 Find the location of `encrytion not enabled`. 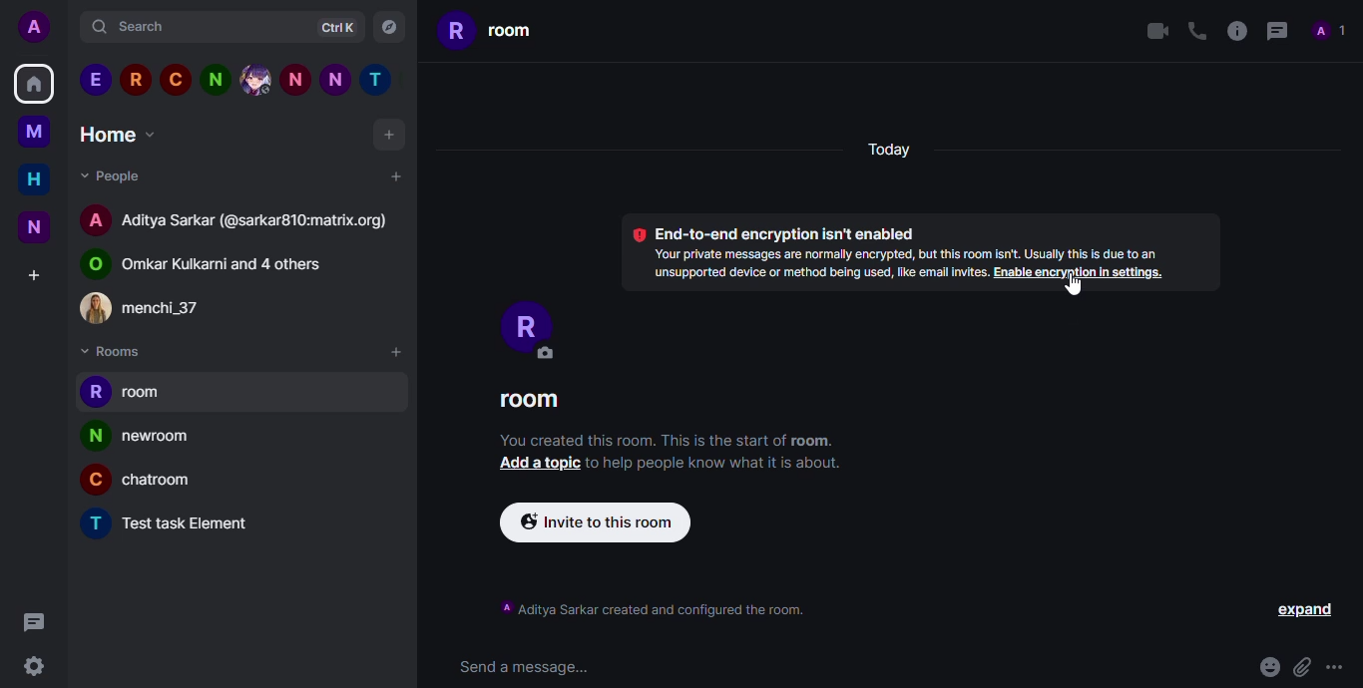

encrytion not enabled is located at coordinates (778, 233).